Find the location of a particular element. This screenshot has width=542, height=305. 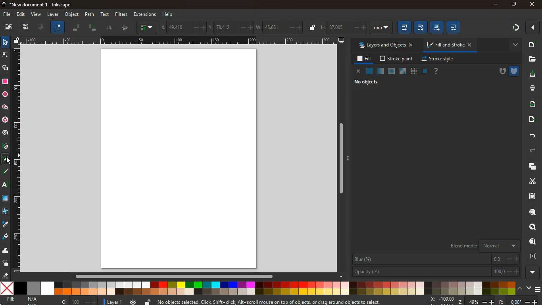

document is located at coordinates (531, 44).